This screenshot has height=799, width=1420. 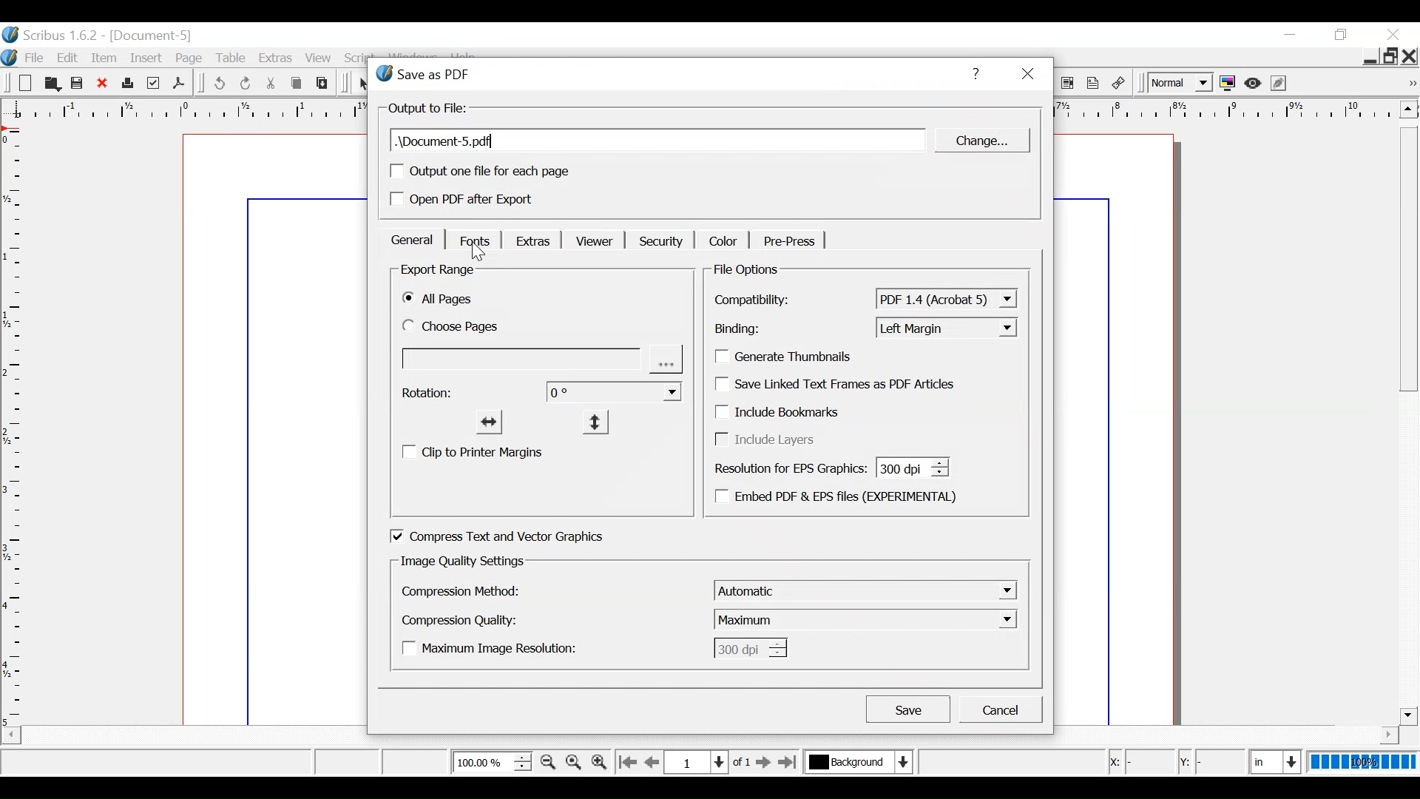 I want to click on Page, so click(x=192, y=58).